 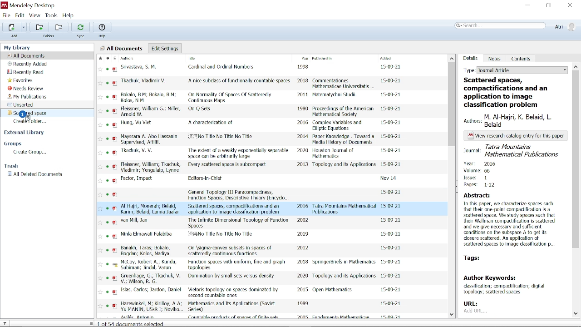 What do you see at coordinates (344, 139) in the screenshot?
I see `Paper Knowledge . Toward a
Media History of Documents.` at bounding box center [344, 139].